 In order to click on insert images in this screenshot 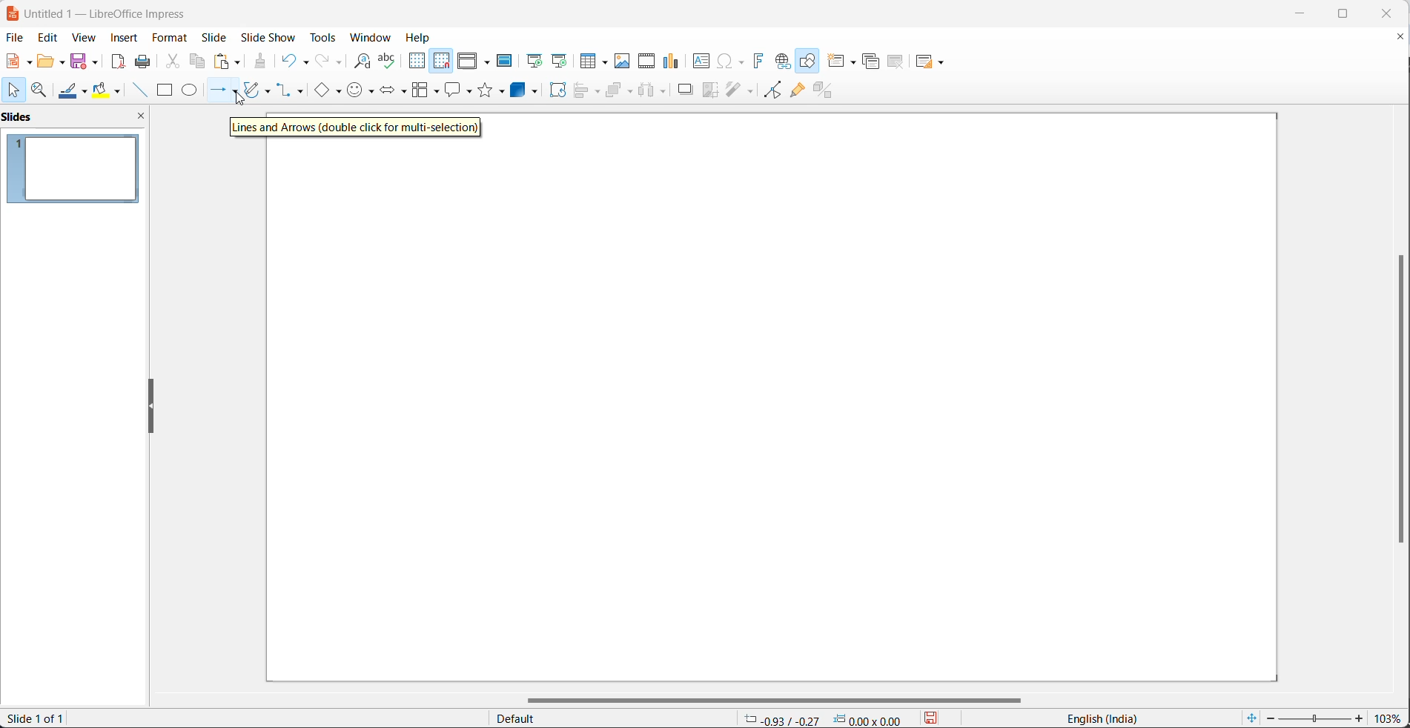, I will do `click(623, 62)`.